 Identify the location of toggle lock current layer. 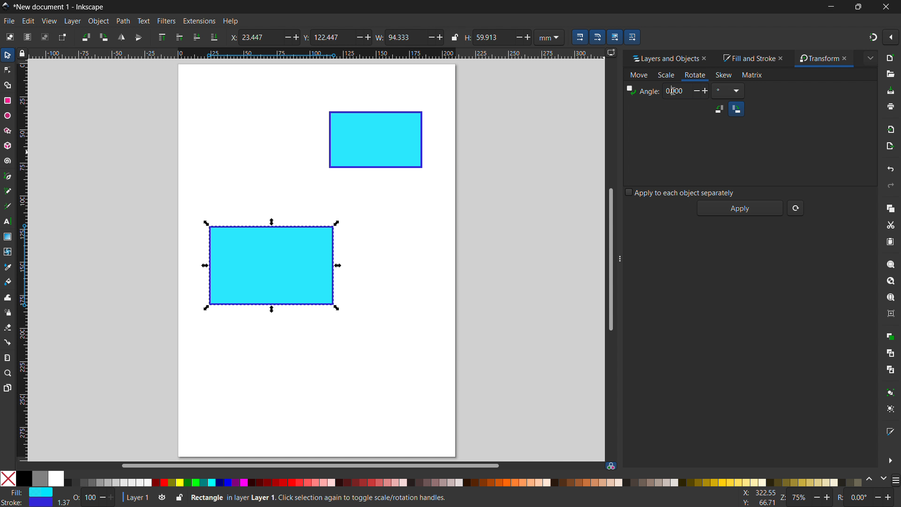
(179, 497).